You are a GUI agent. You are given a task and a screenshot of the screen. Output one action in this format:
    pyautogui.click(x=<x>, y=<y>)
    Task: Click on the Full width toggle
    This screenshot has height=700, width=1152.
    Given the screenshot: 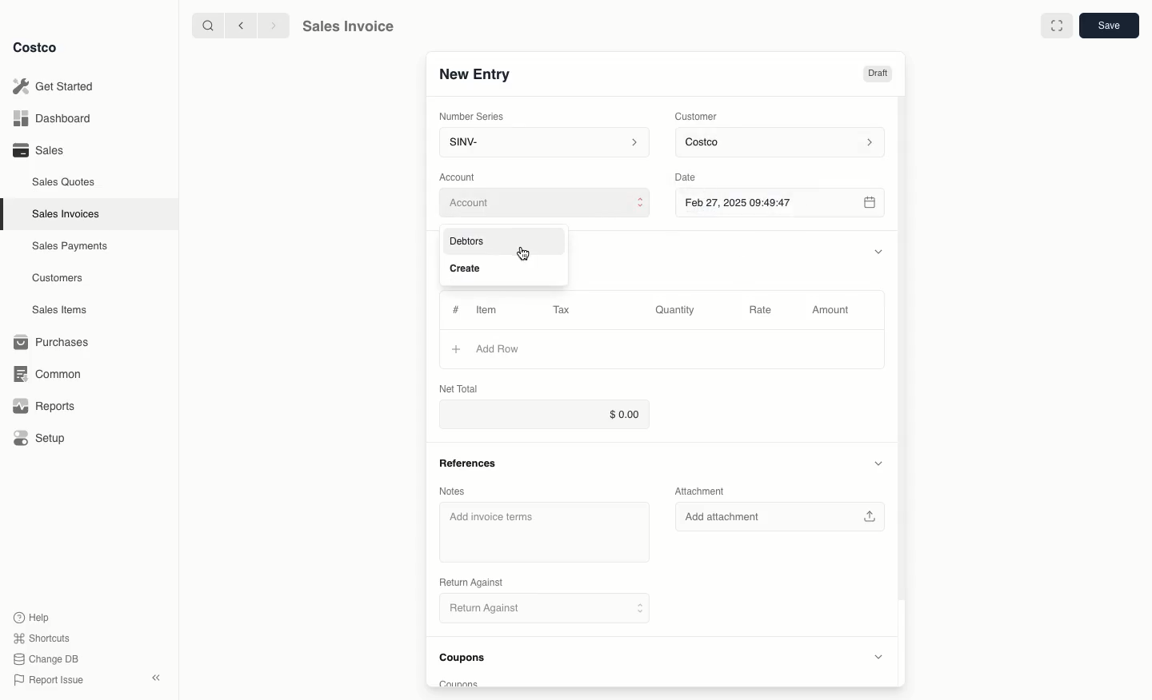 What is the action you would take?
    pyautogui.click(x=1056, y=26)
    